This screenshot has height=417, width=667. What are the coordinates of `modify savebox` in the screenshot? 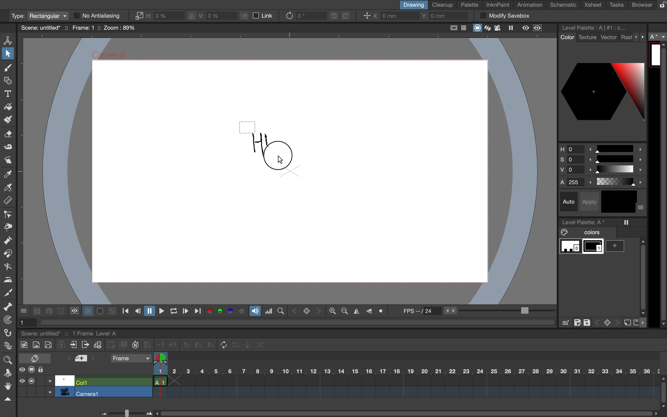 It's located at (505, 16).